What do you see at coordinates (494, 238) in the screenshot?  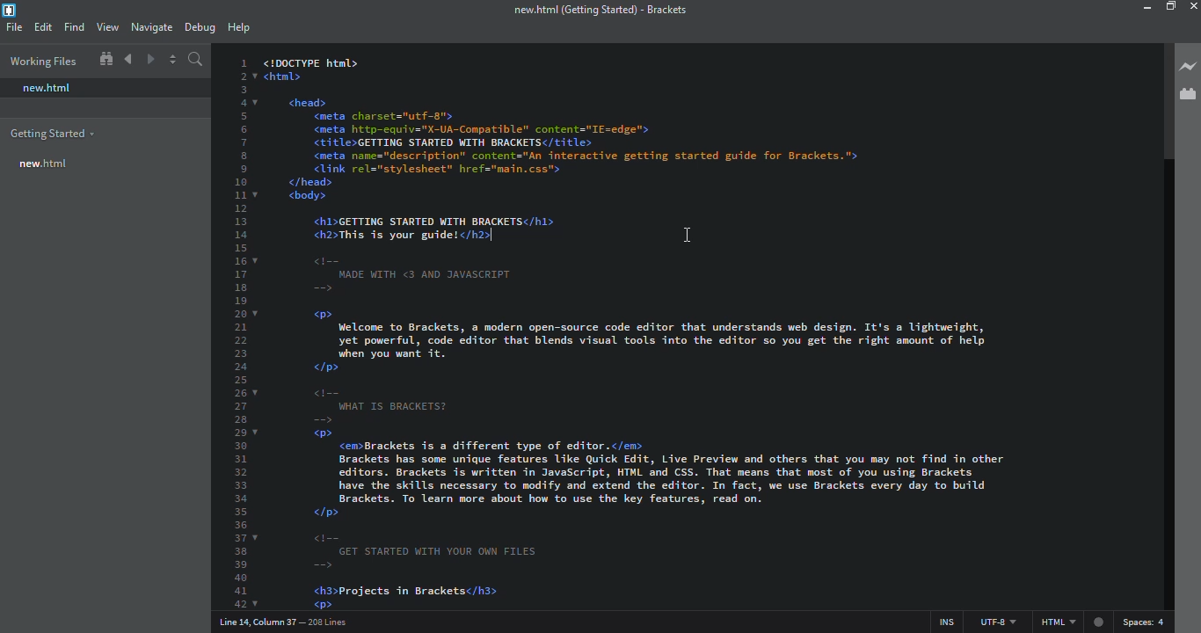 I see `cursor` at bounding box center [494, 238].